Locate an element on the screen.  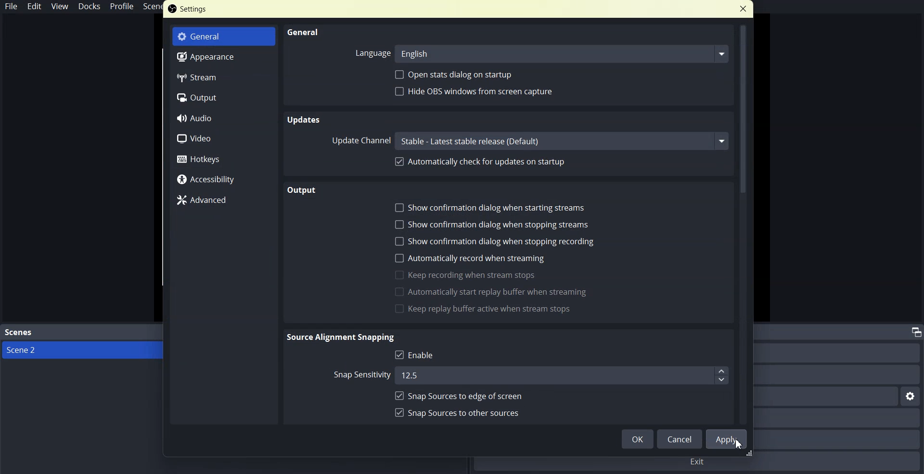
cancel is located at coordinates (680, 439).